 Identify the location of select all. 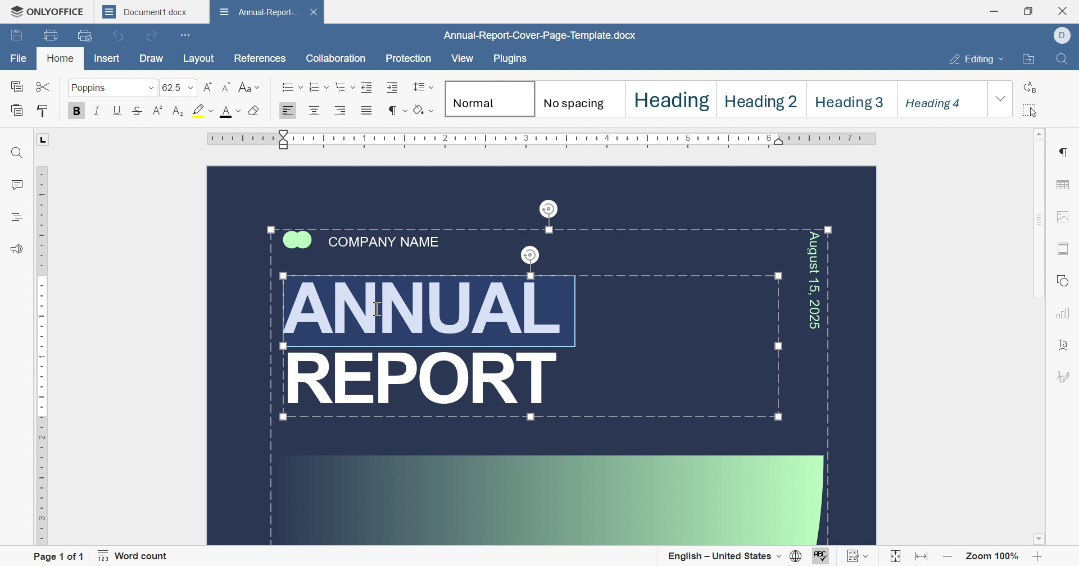
(1029, 111).